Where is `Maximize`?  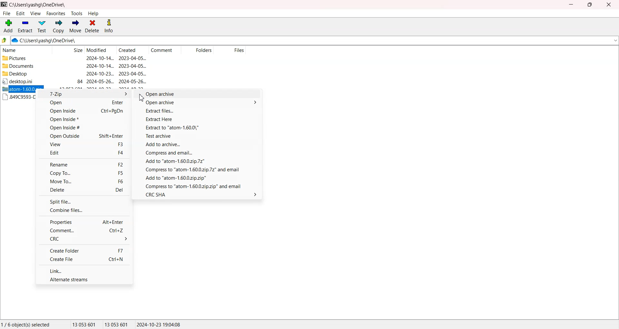 Maximize is located at coordinates (589, 5).